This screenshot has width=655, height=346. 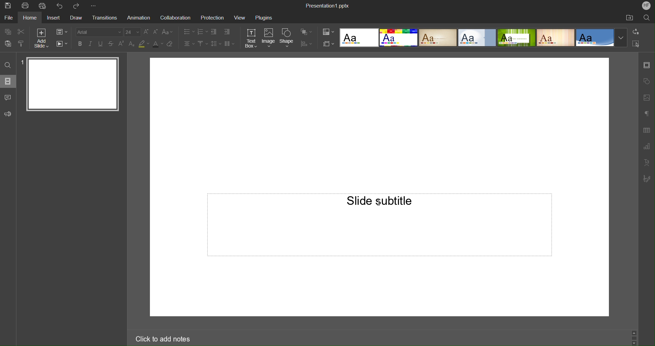 I want to click on Template, so click(x=358, y=38).